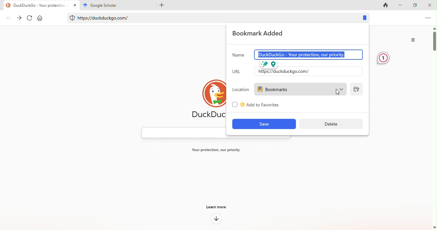 This screenshot has height=230, width=437. Describe the element at coordinates (416, 5) in the screenshot. I see `maximize` at that location.